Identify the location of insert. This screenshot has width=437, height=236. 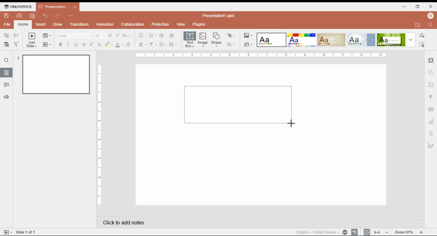
(42, 24).